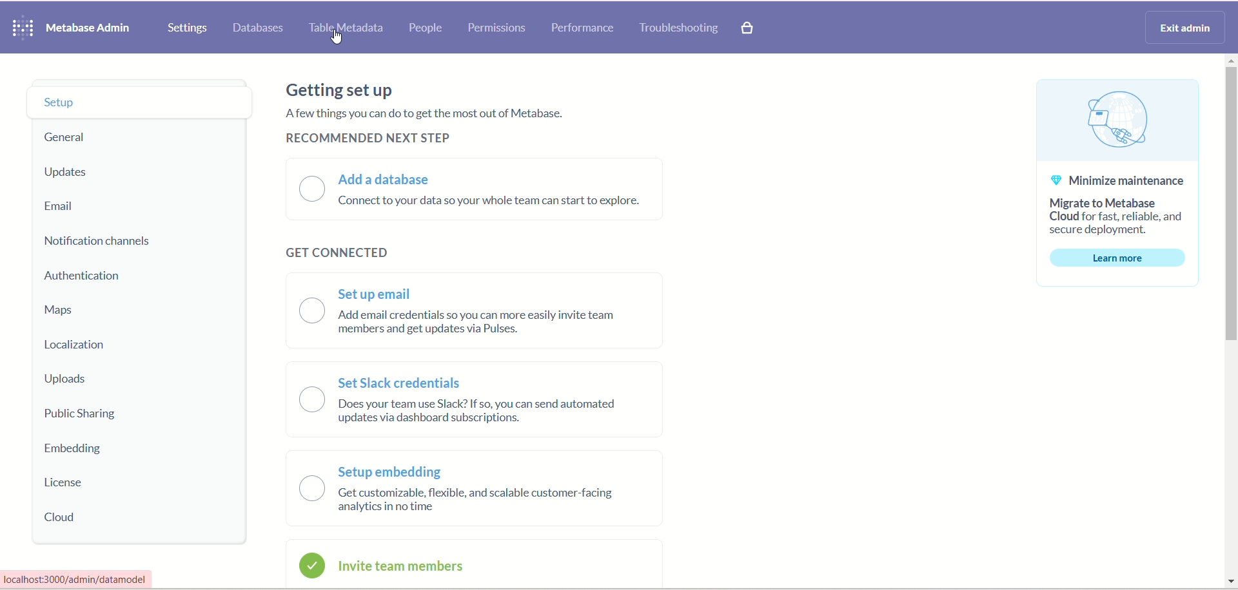  Describe the element at coordinates (1117, 258) in the screenshot. I see `learn more` at that location.